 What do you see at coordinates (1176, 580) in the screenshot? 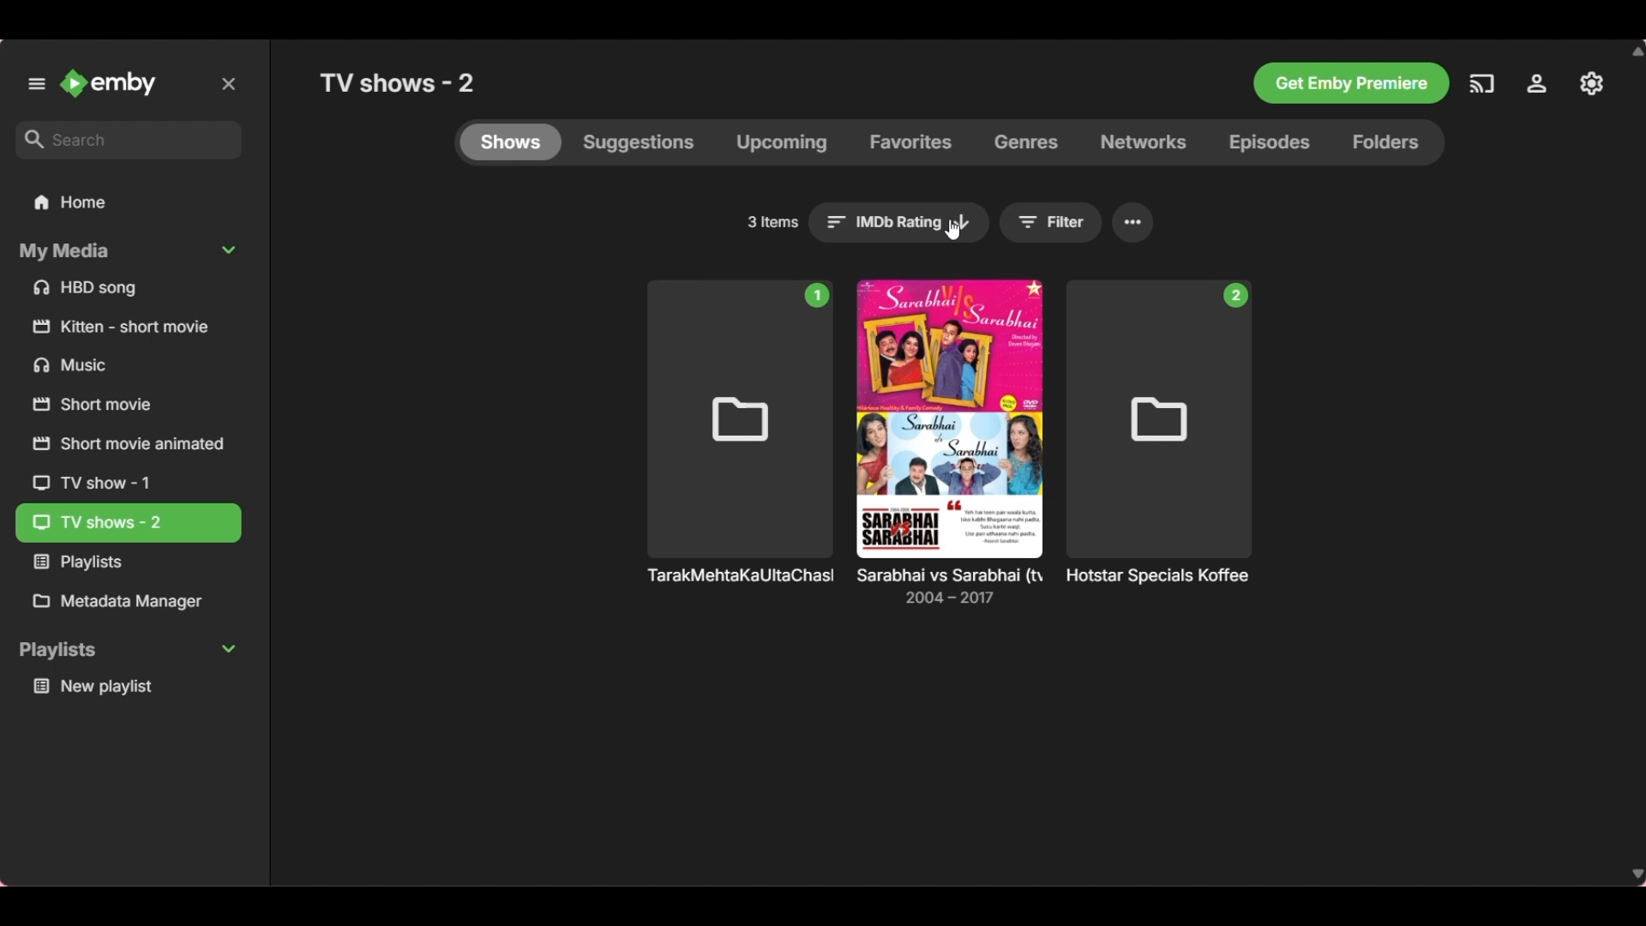
I see `` at bounding box center [1176, 580].